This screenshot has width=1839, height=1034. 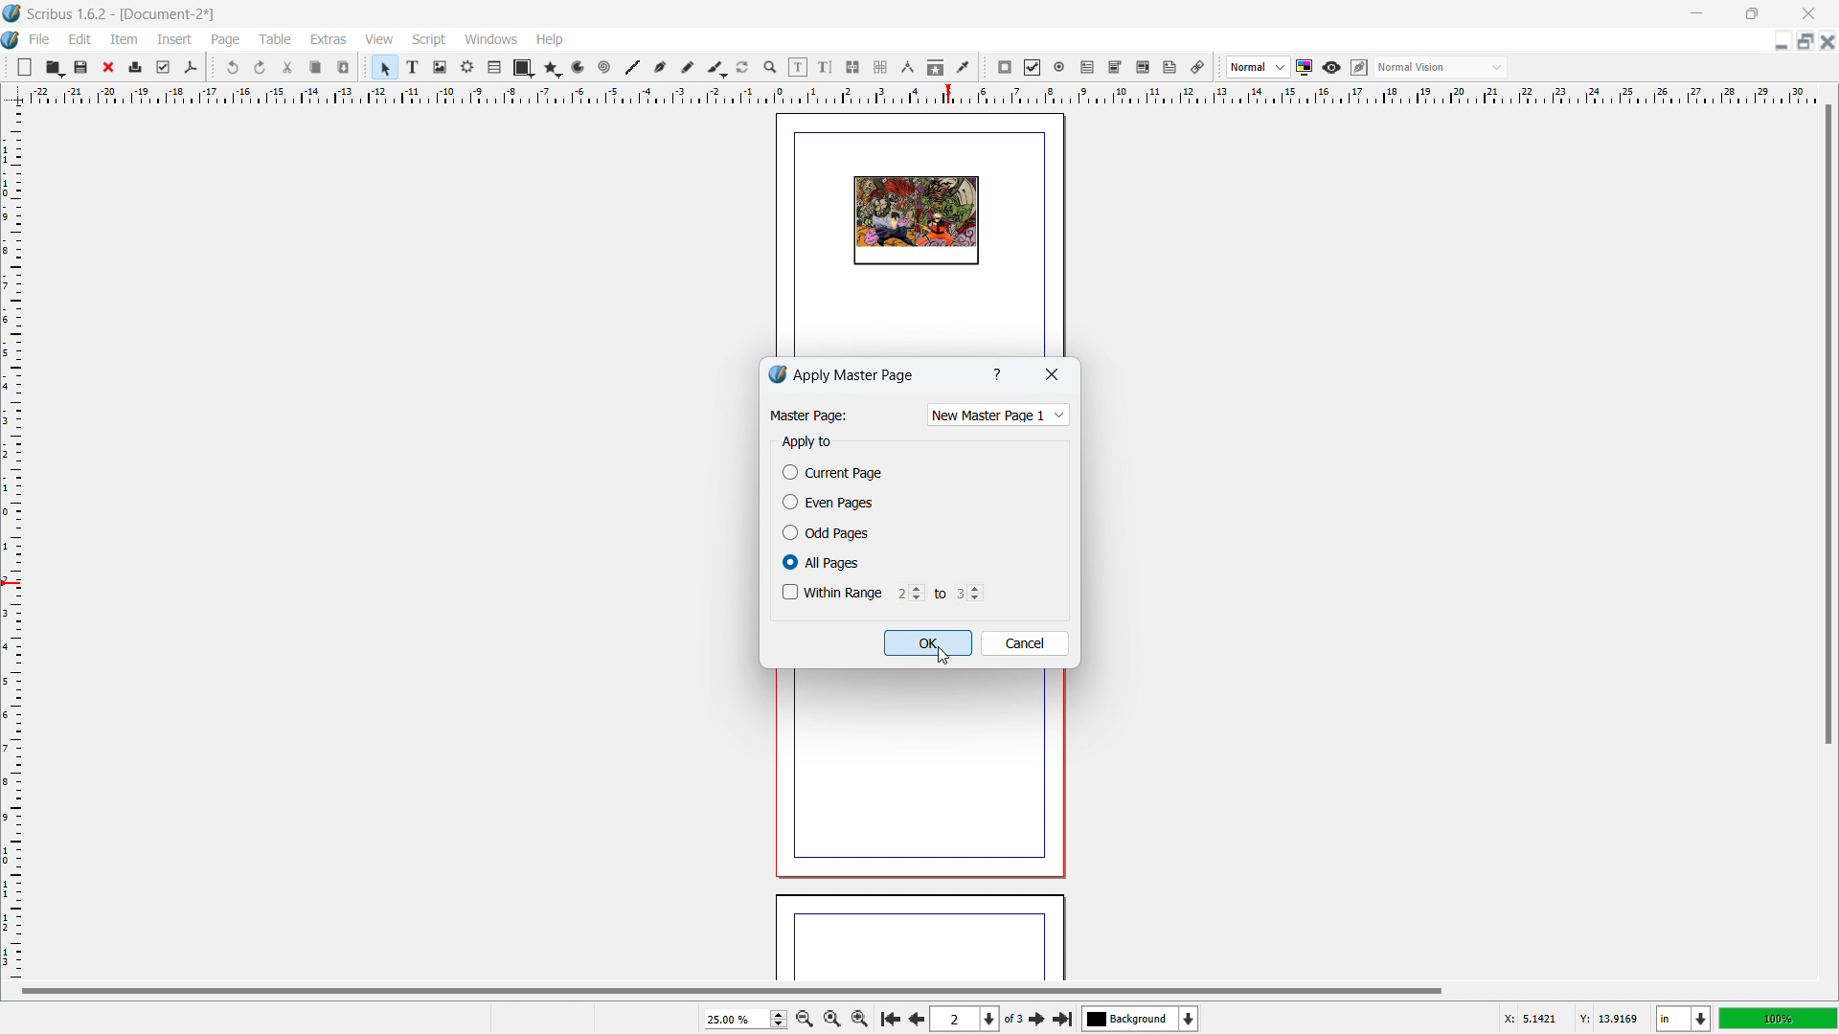 What do you see at coordinates (914, 1017) in the screenshot?
I see `next page` at bounding box center [914, 1017].